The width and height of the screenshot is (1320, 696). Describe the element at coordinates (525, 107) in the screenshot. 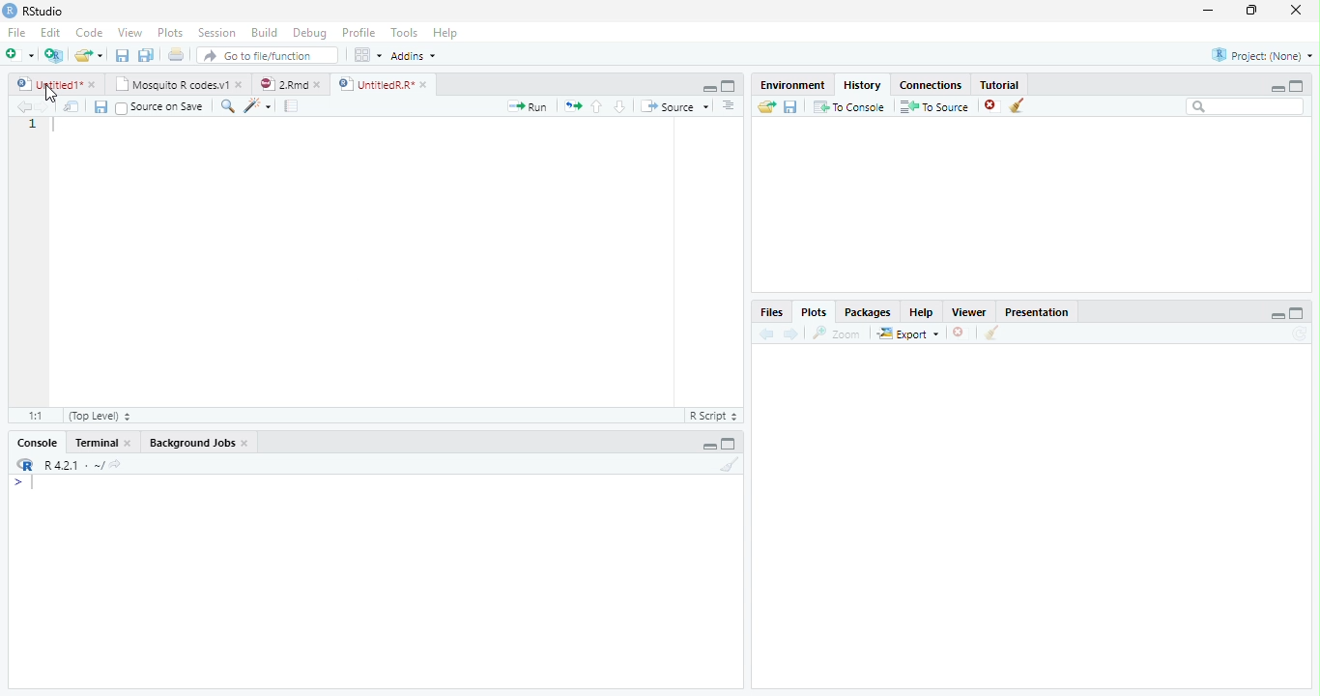

I see `Run` at that location.